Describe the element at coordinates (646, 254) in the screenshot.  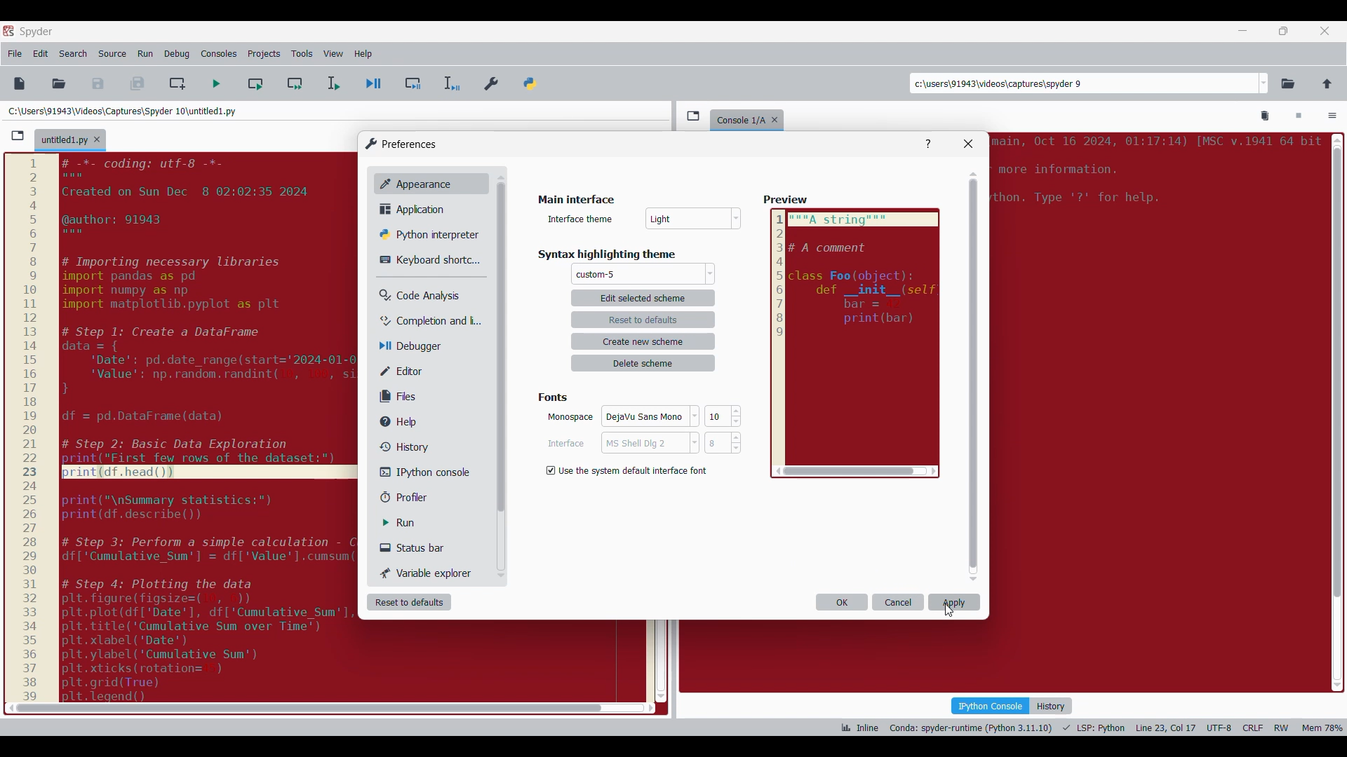
I see `Respective section title` at that location.